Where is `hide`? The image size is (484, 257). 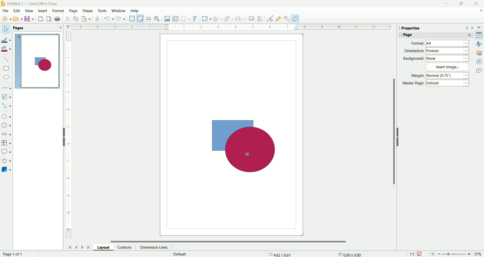
hide is located at coordinates (63, 137).